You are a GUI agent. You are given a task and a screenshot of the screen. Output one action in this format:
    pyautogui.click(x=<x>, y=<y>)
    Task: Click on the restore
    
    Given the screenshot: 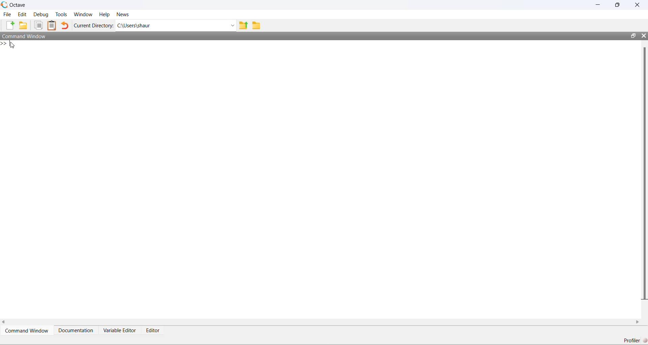 What is the action you would take?
    pyautogui.click(x=618, y=4)
    